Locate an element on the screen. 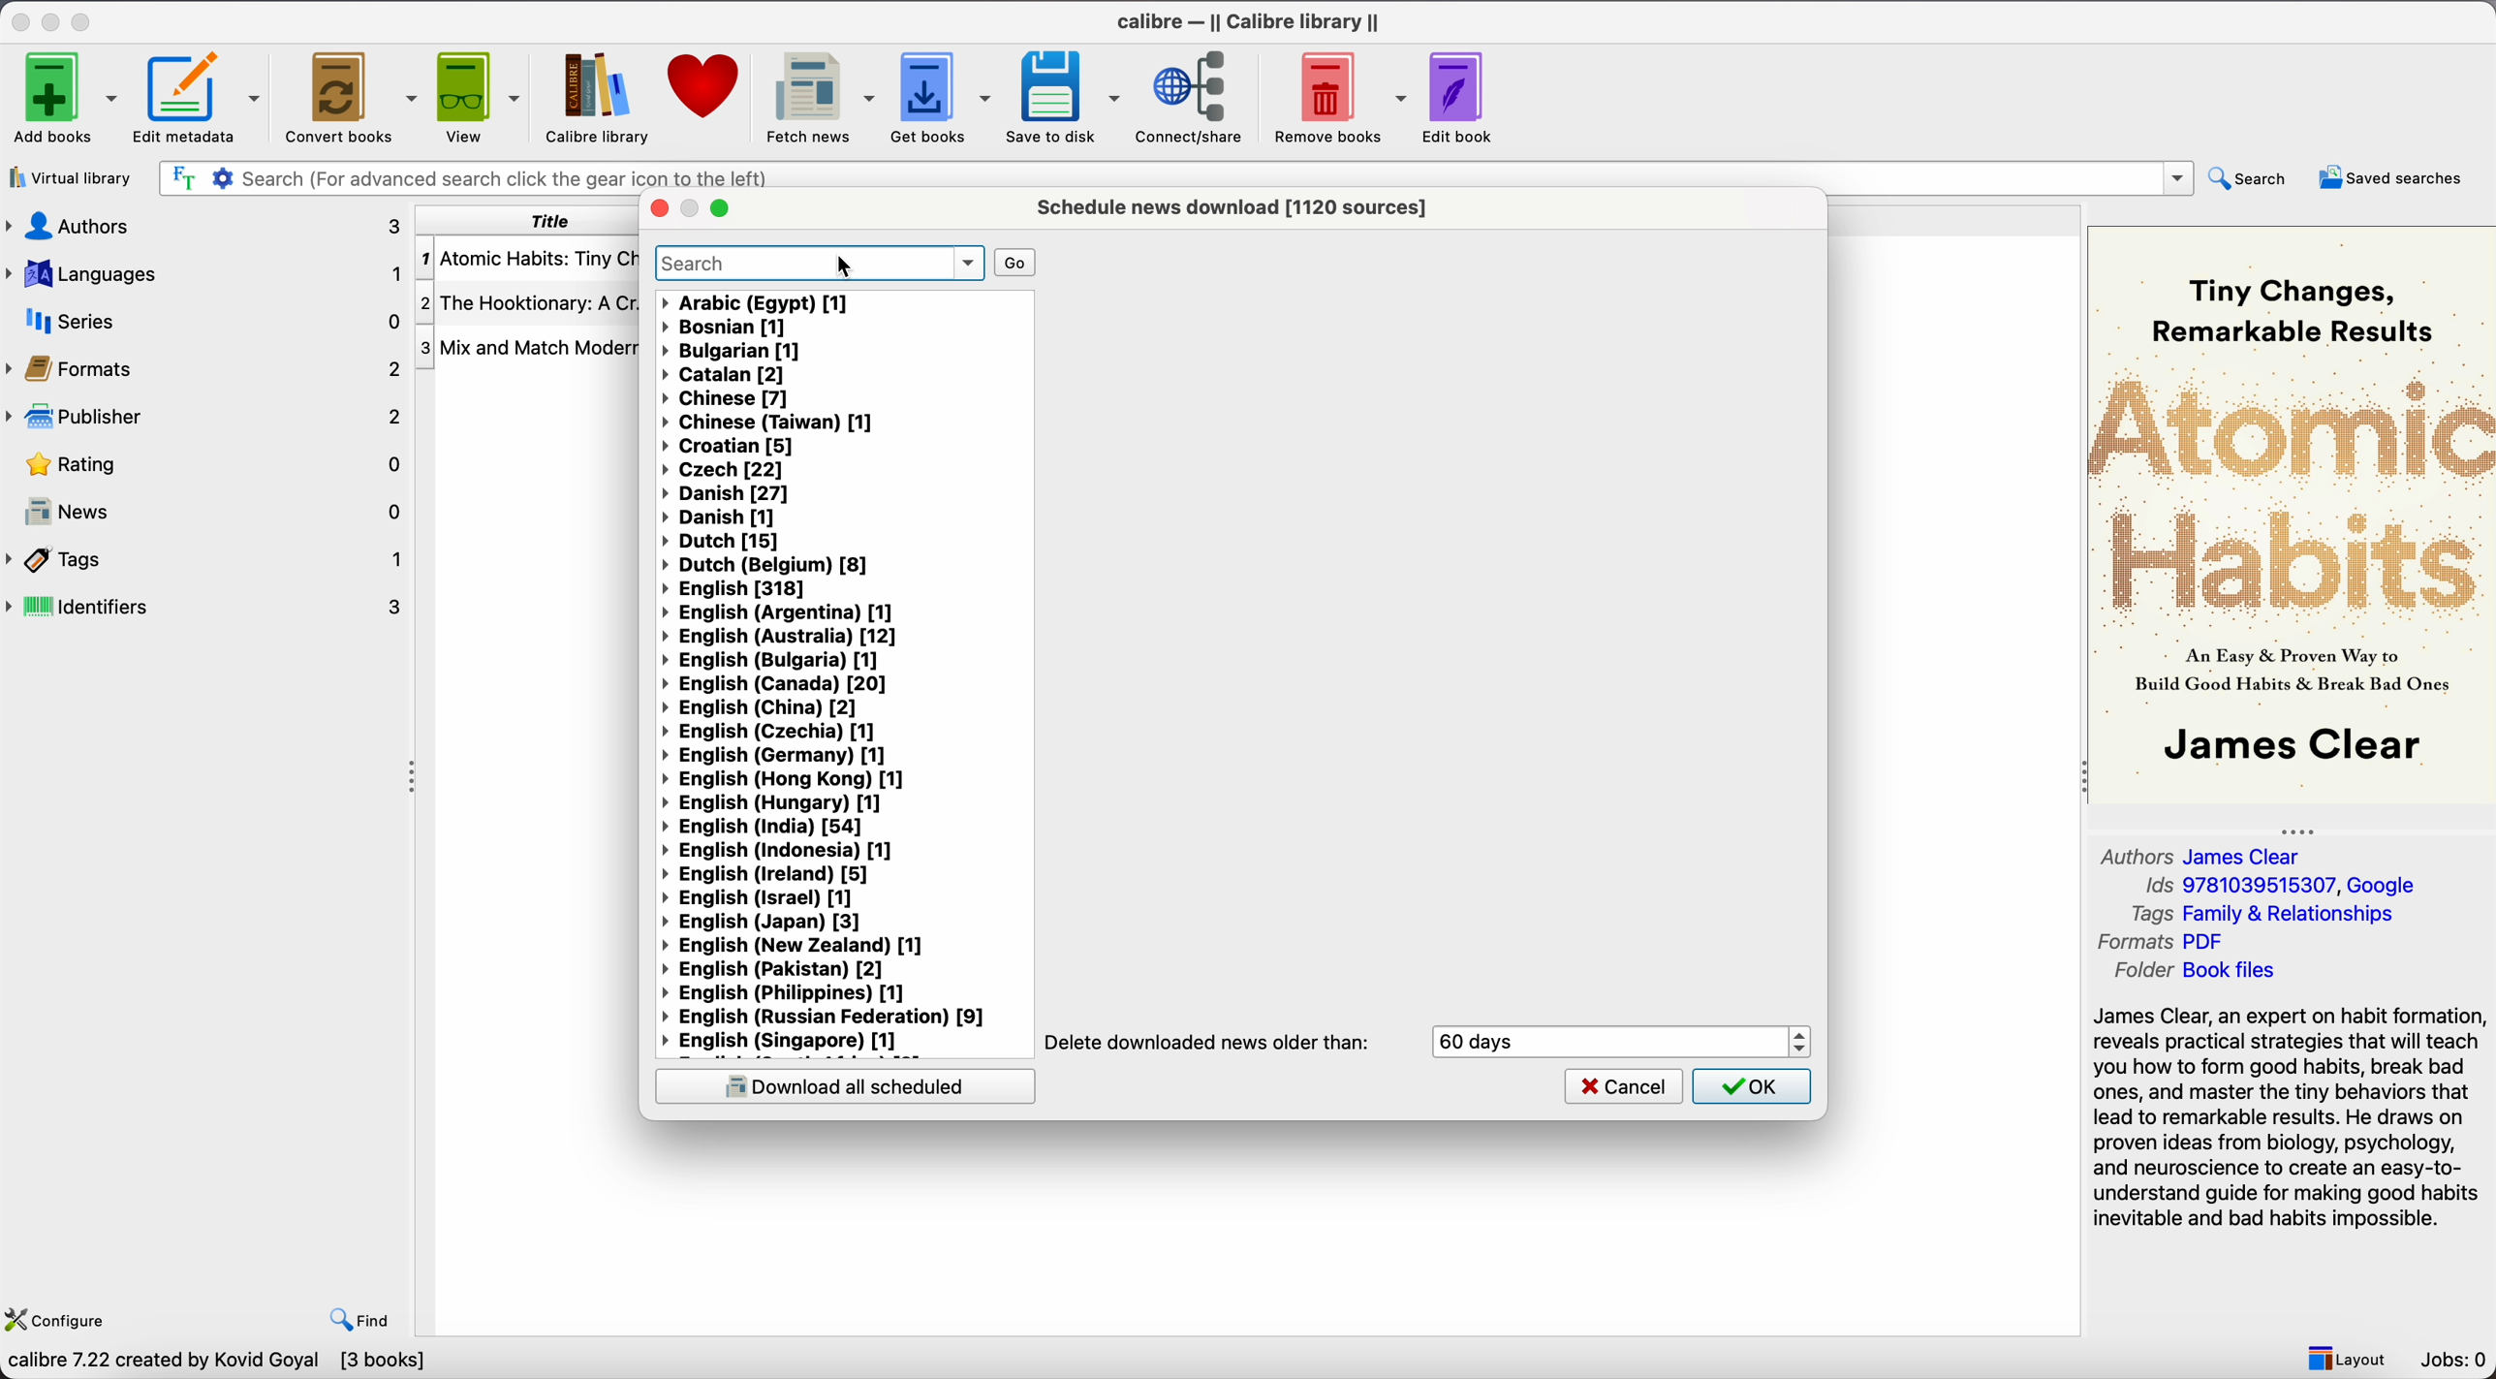 This screenshot has height=1379, width=2496. Folder Book files is located at coordinates (2195, 971).